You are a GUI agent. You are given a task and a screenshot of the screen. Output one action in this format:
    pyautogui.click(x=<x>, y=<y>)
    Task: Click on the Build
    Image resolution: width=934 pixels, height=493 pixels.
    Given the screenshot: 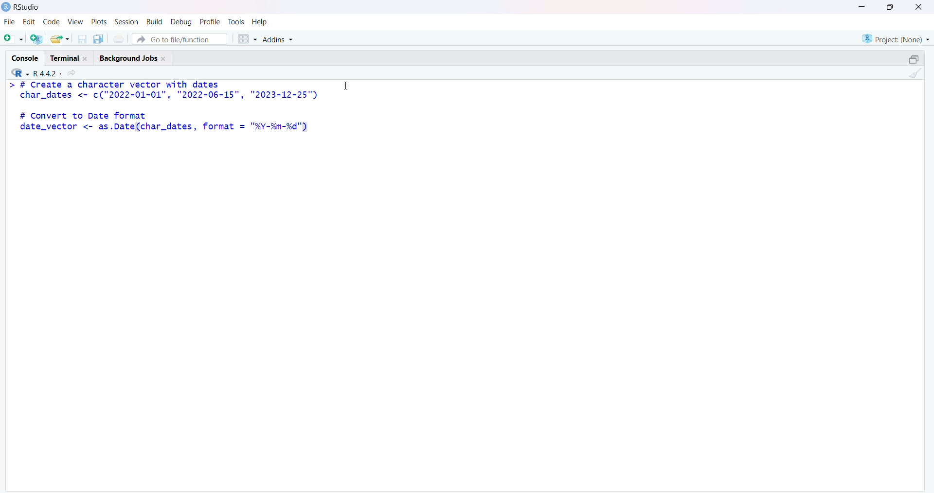 What is the action you would take?
    pyautogui.click(x=152, y=22)
    